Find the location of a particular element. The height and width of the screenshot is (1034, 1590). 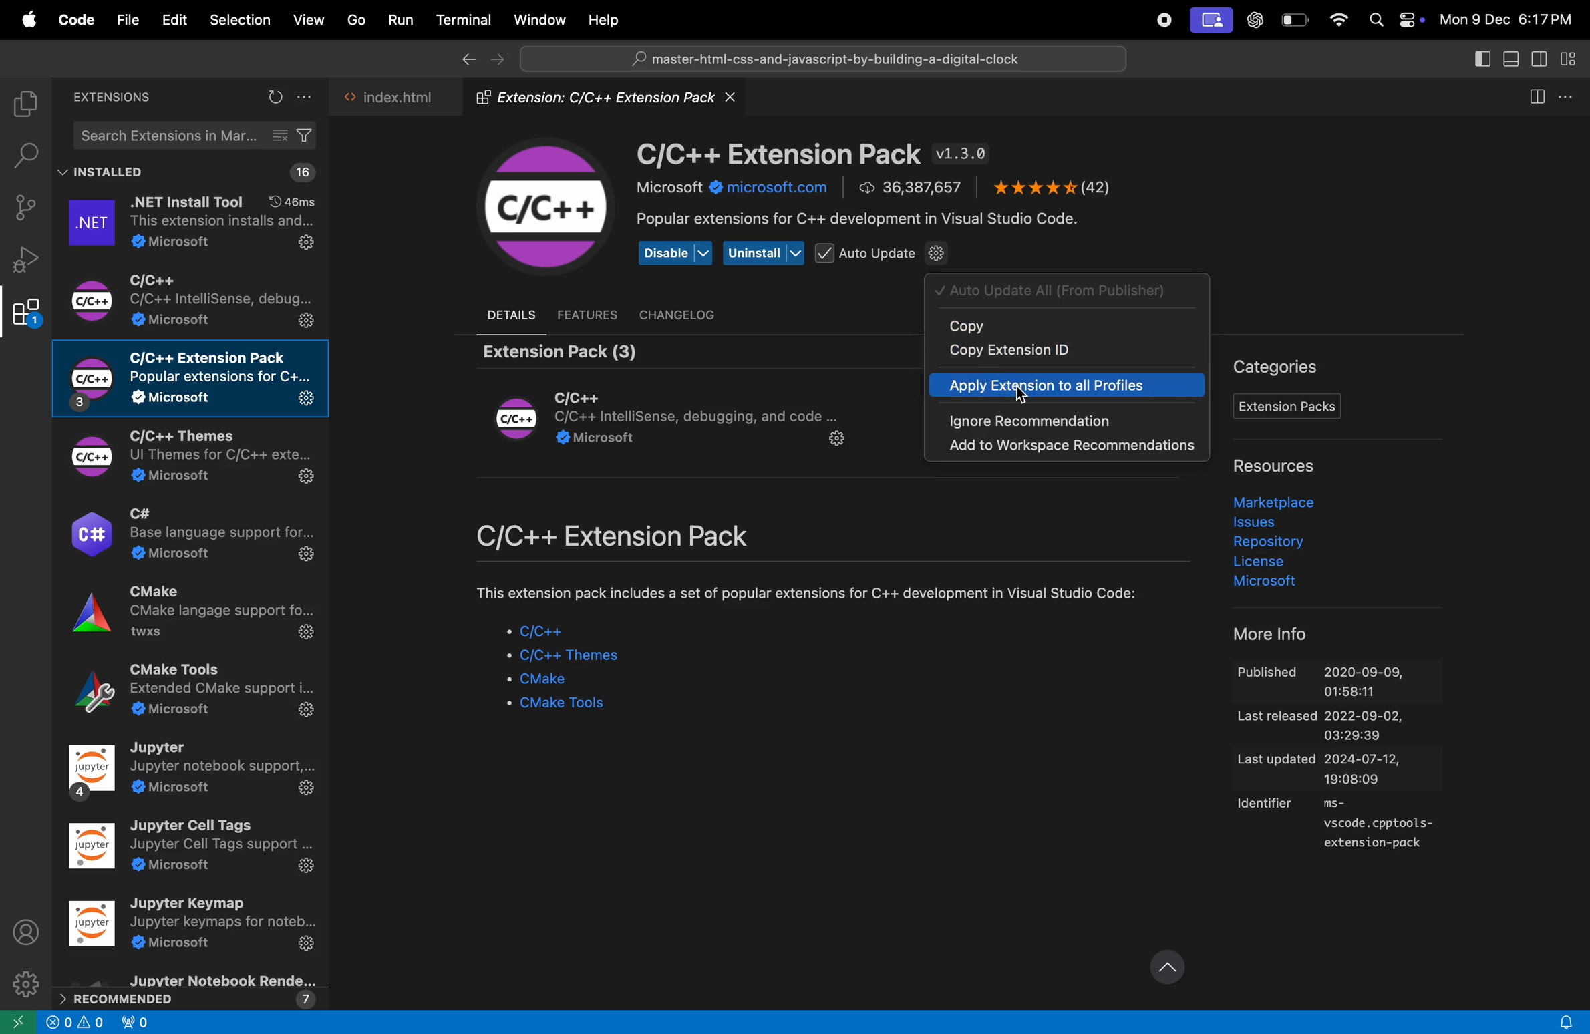

microsoft.com is located at coordinates (730, 191).